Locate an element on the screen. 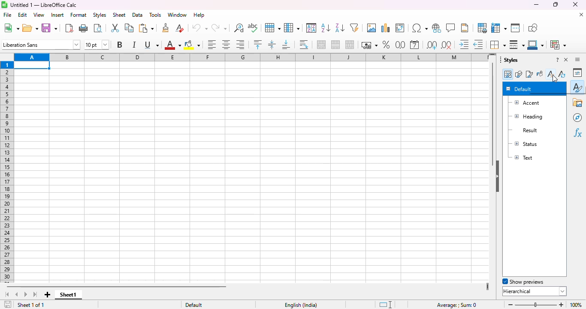 Image resolution: width=586 pixels, height=309 pixels. insert image is located at coordinates (372, 28).